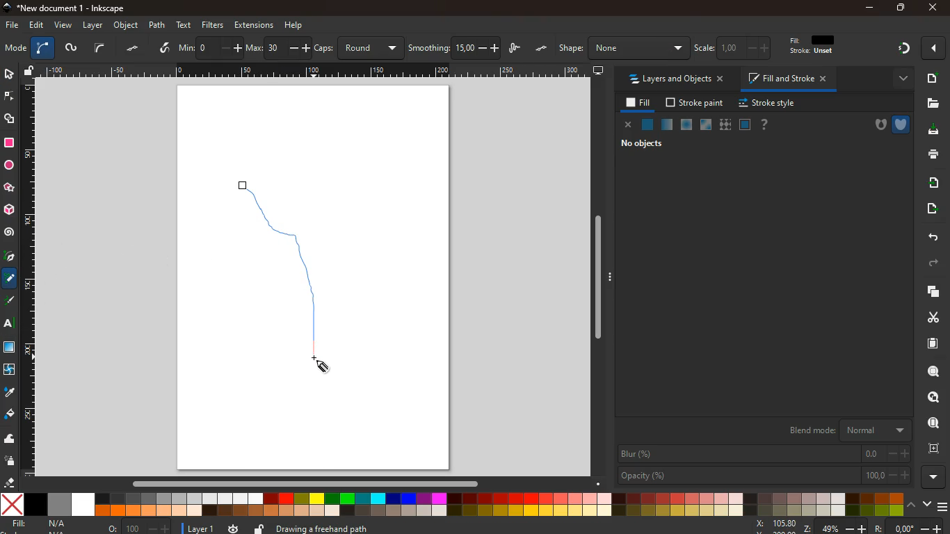 This screenshot has width=950, height=534. Describe the element at coordinates (13, 323) in the screenshot. I see `Text tool` at that location.